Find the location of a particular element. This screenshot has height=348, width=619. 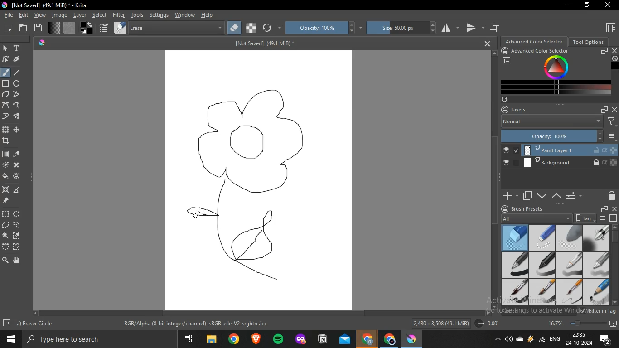

vertical mirror tool is located at coordinates (474, 29).